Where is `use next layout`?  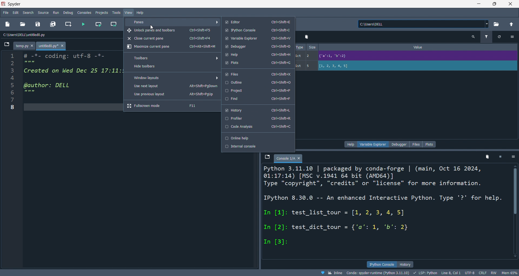
use next layout is located at coordinates (171, 86).